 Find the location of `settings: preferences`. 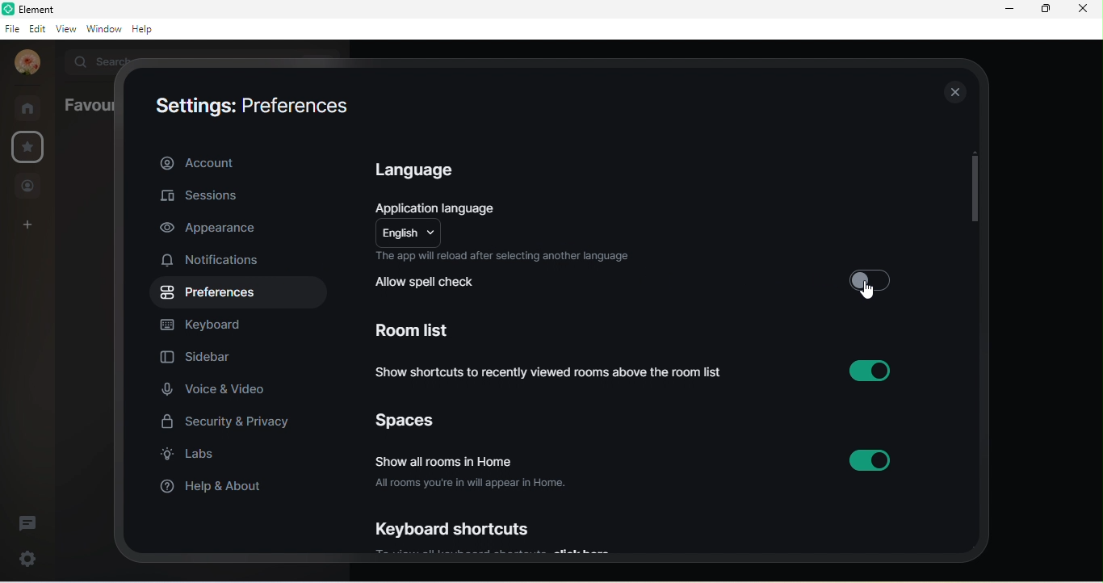

settings: preferences is located at coordinates (259, 111).